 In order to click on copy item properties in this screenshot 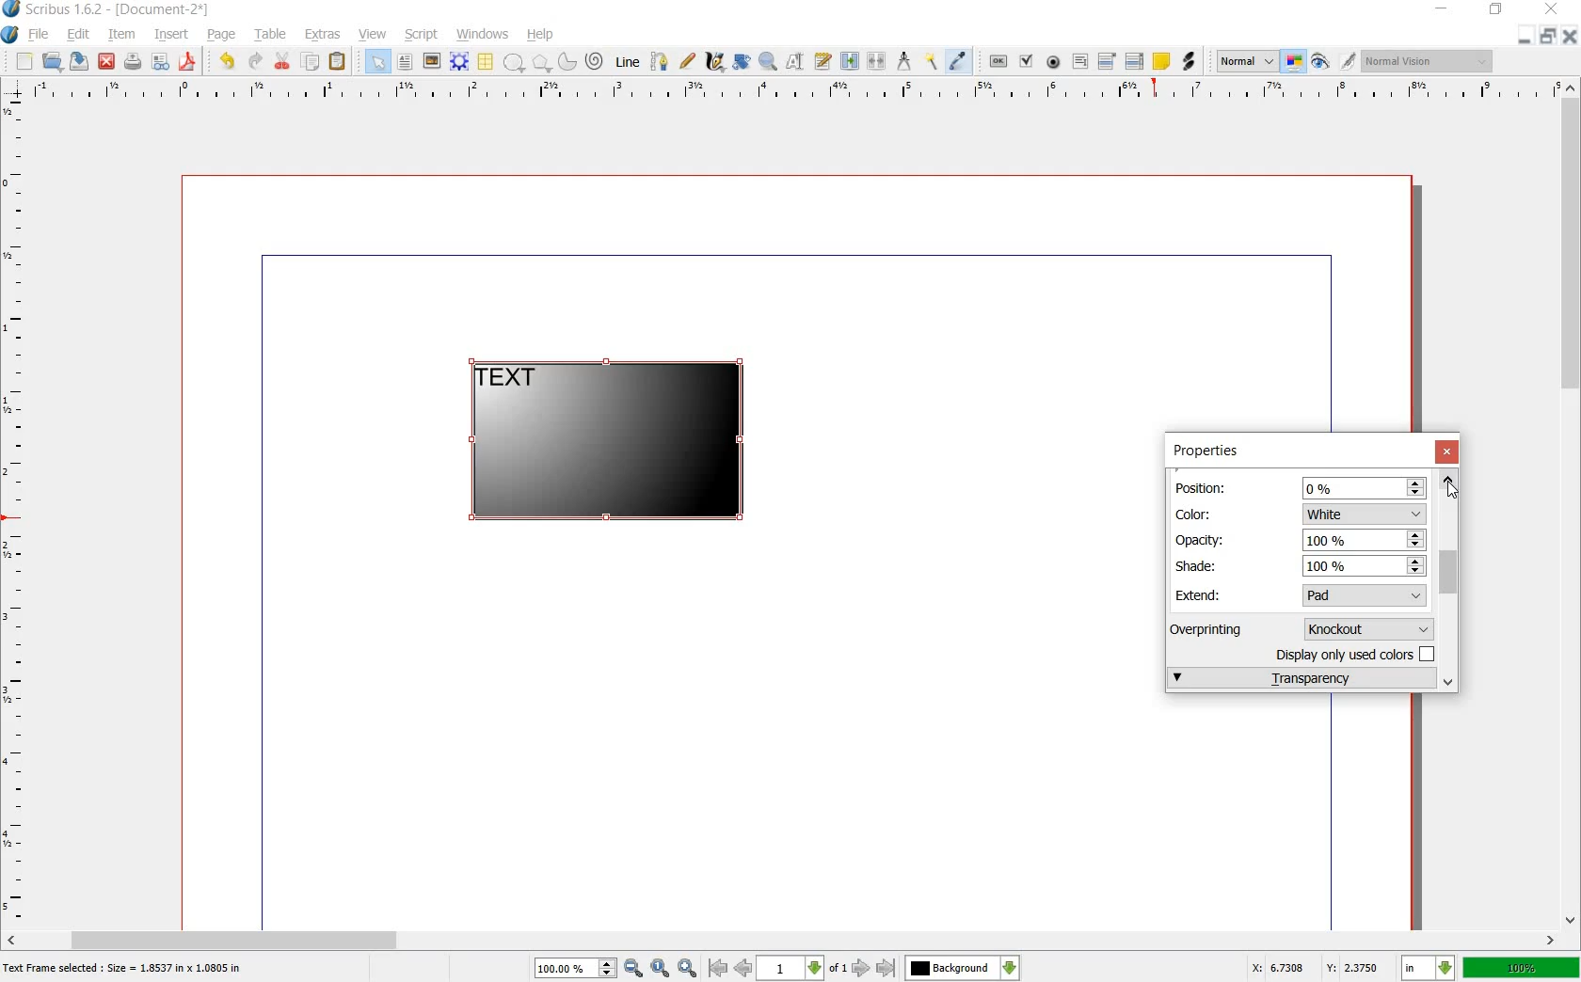, I will do `click(933, 60)`.